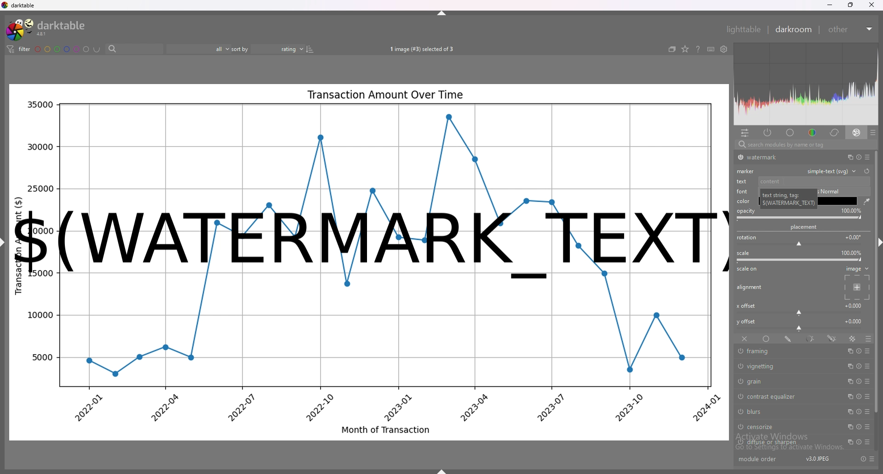  Describe the element at coordinates (853, 339) in the screenshot. I see `raster mask` at that location.